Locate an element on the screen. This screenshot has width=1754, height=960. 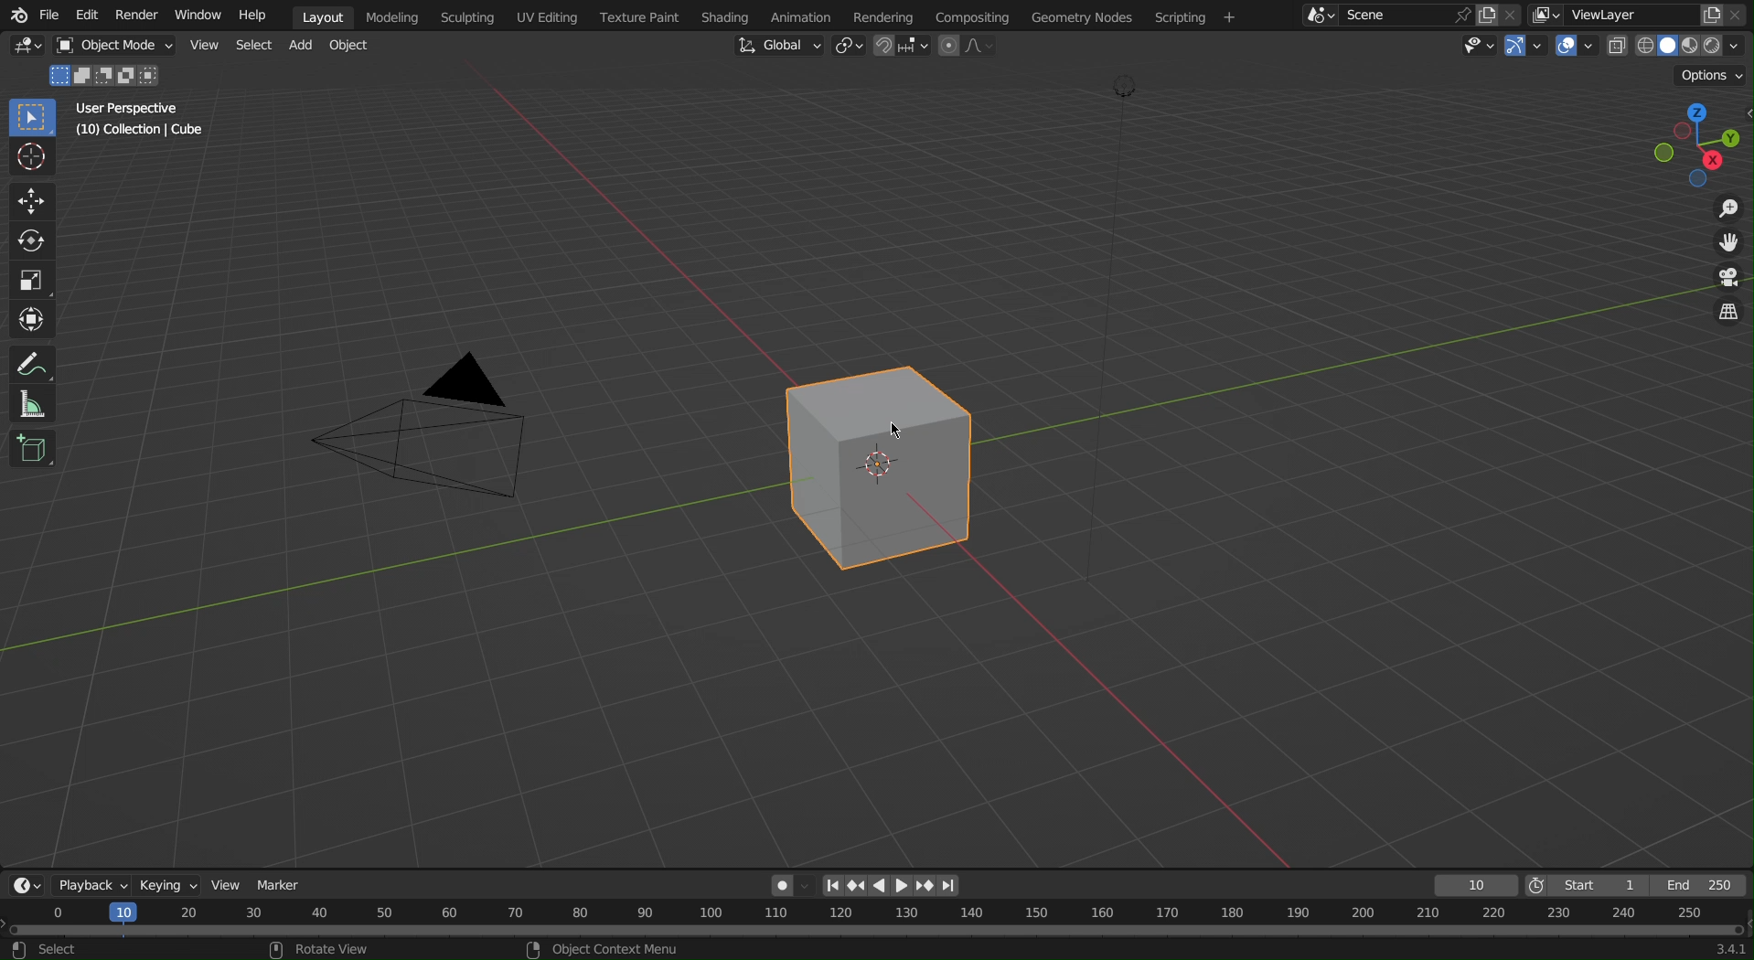
copy is located at coordinates (1492, 13).